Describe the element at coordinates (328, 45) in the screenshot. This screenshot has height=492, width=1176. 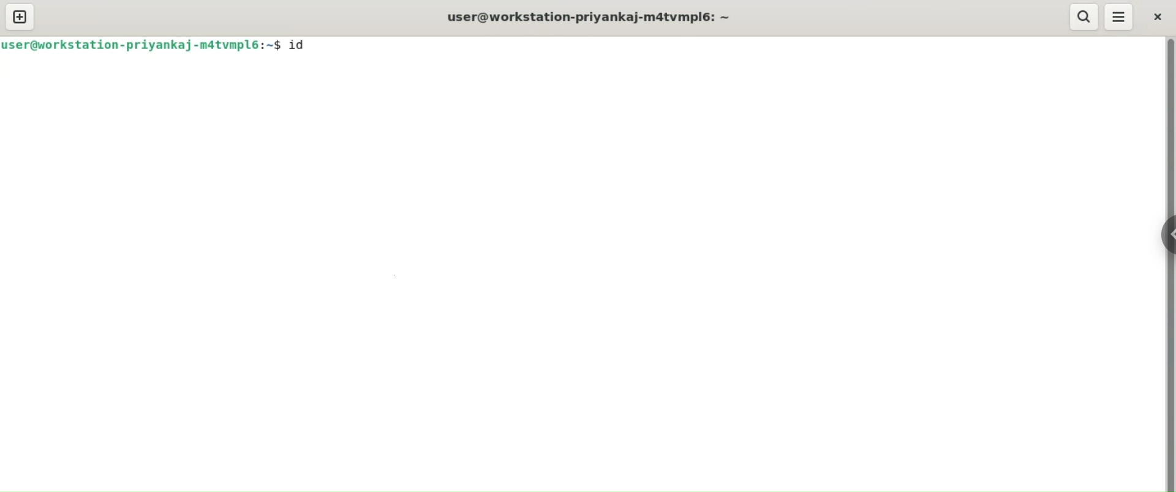
I see `cursor` at that location.